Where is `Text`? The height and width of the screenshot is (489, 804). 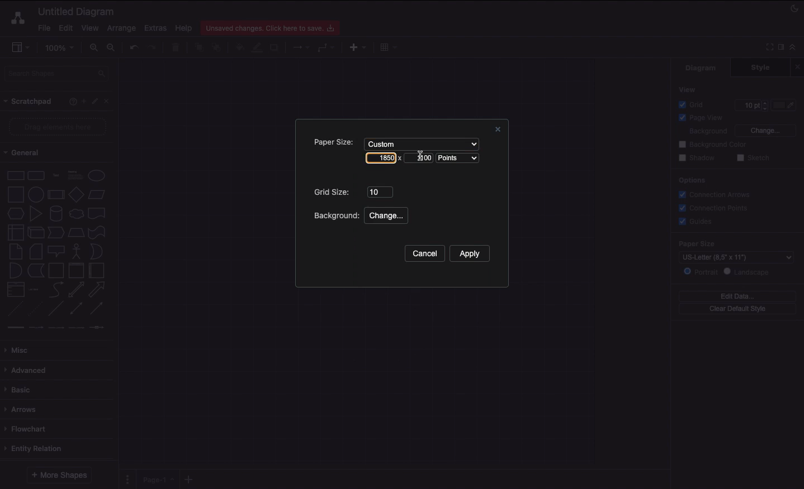
Text is located at coordinates (56, 176).